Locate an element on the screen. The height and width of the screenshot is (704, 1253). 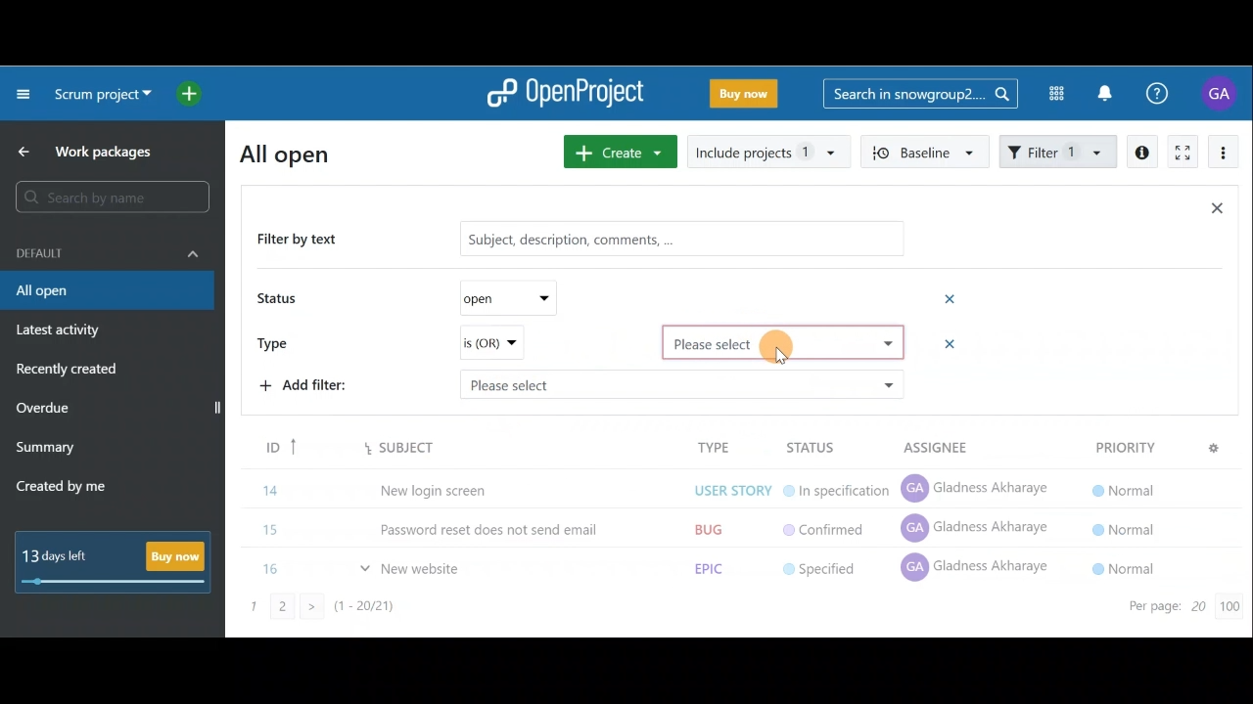
Search bar is located at coordinates (116, 197).